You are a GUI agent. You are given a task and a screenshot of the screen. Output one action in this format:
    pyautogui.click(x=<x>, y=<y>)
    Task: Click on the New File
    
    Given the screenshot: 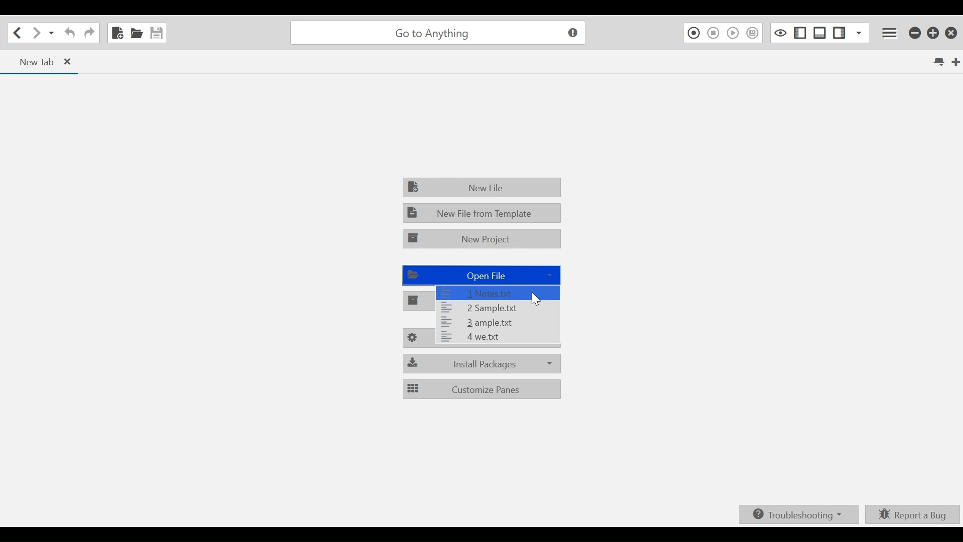 What is the action you would take?
    pyautogui.click(x=116, y=32)
    